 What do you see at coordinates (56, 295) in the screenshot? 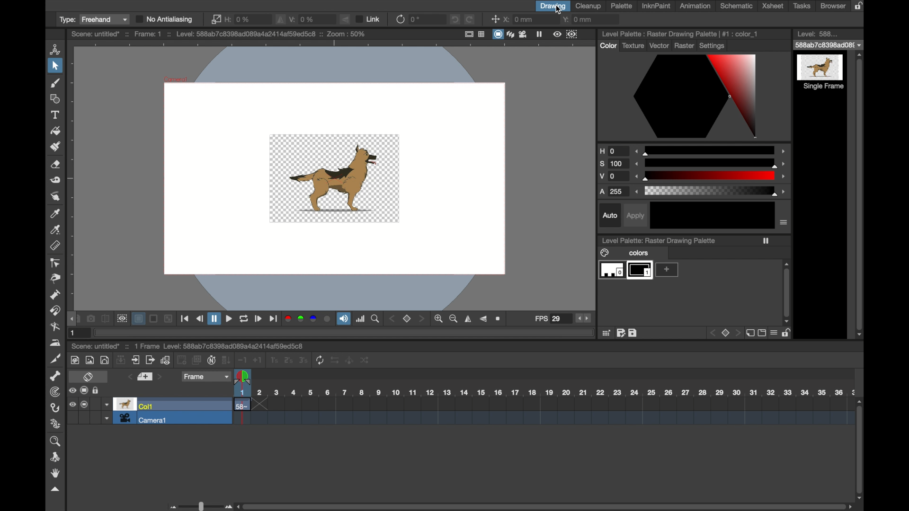
I see `pump tool` at bounding box center [56, 295].